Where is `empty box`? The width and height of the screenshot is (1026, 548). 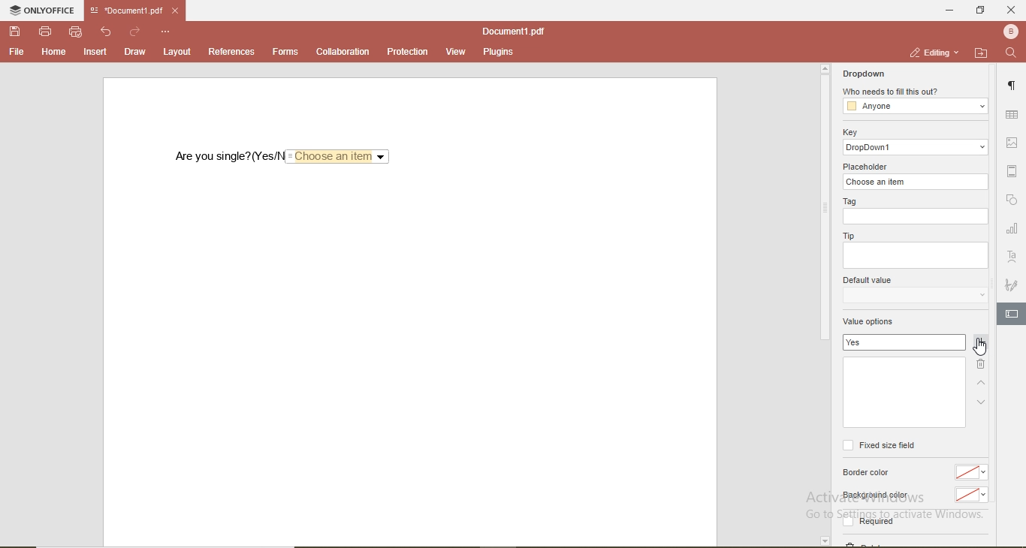 empty box is located at coordinates (915, 218).